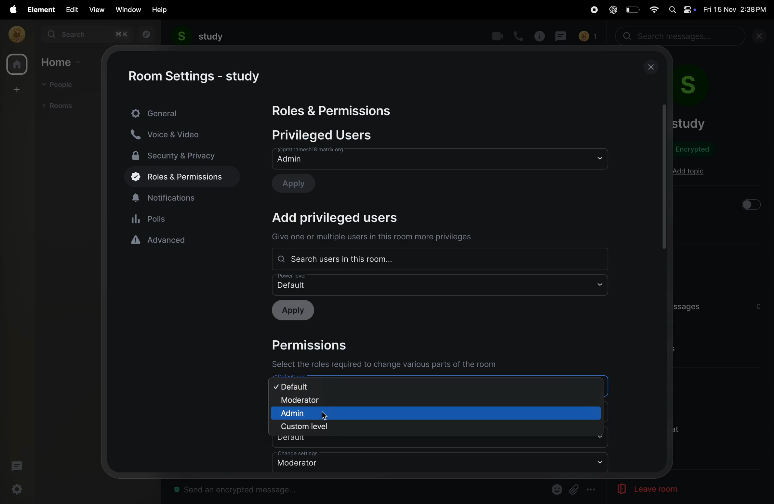 The width and height of the screenshot is (774, 504). I want to click on genreral , so click(183, 112).